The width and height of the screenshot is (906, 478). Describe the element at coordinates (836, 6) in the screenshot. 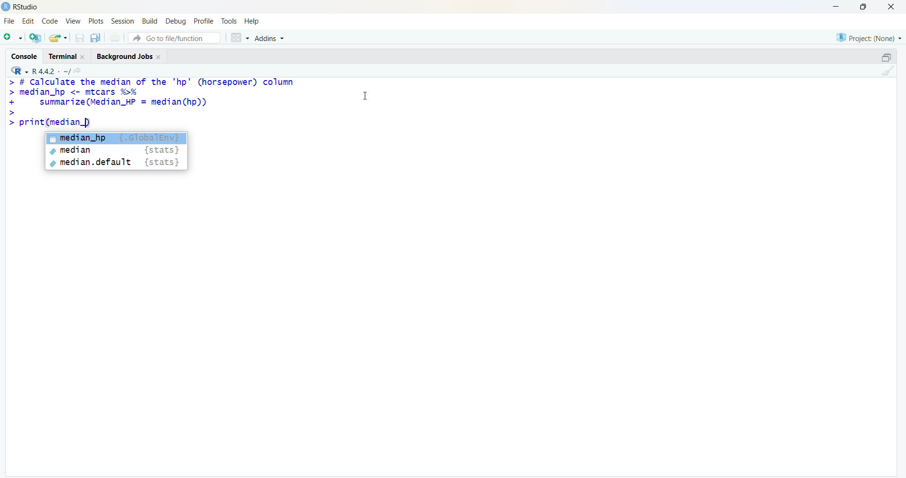

I see `minimise` at that location.